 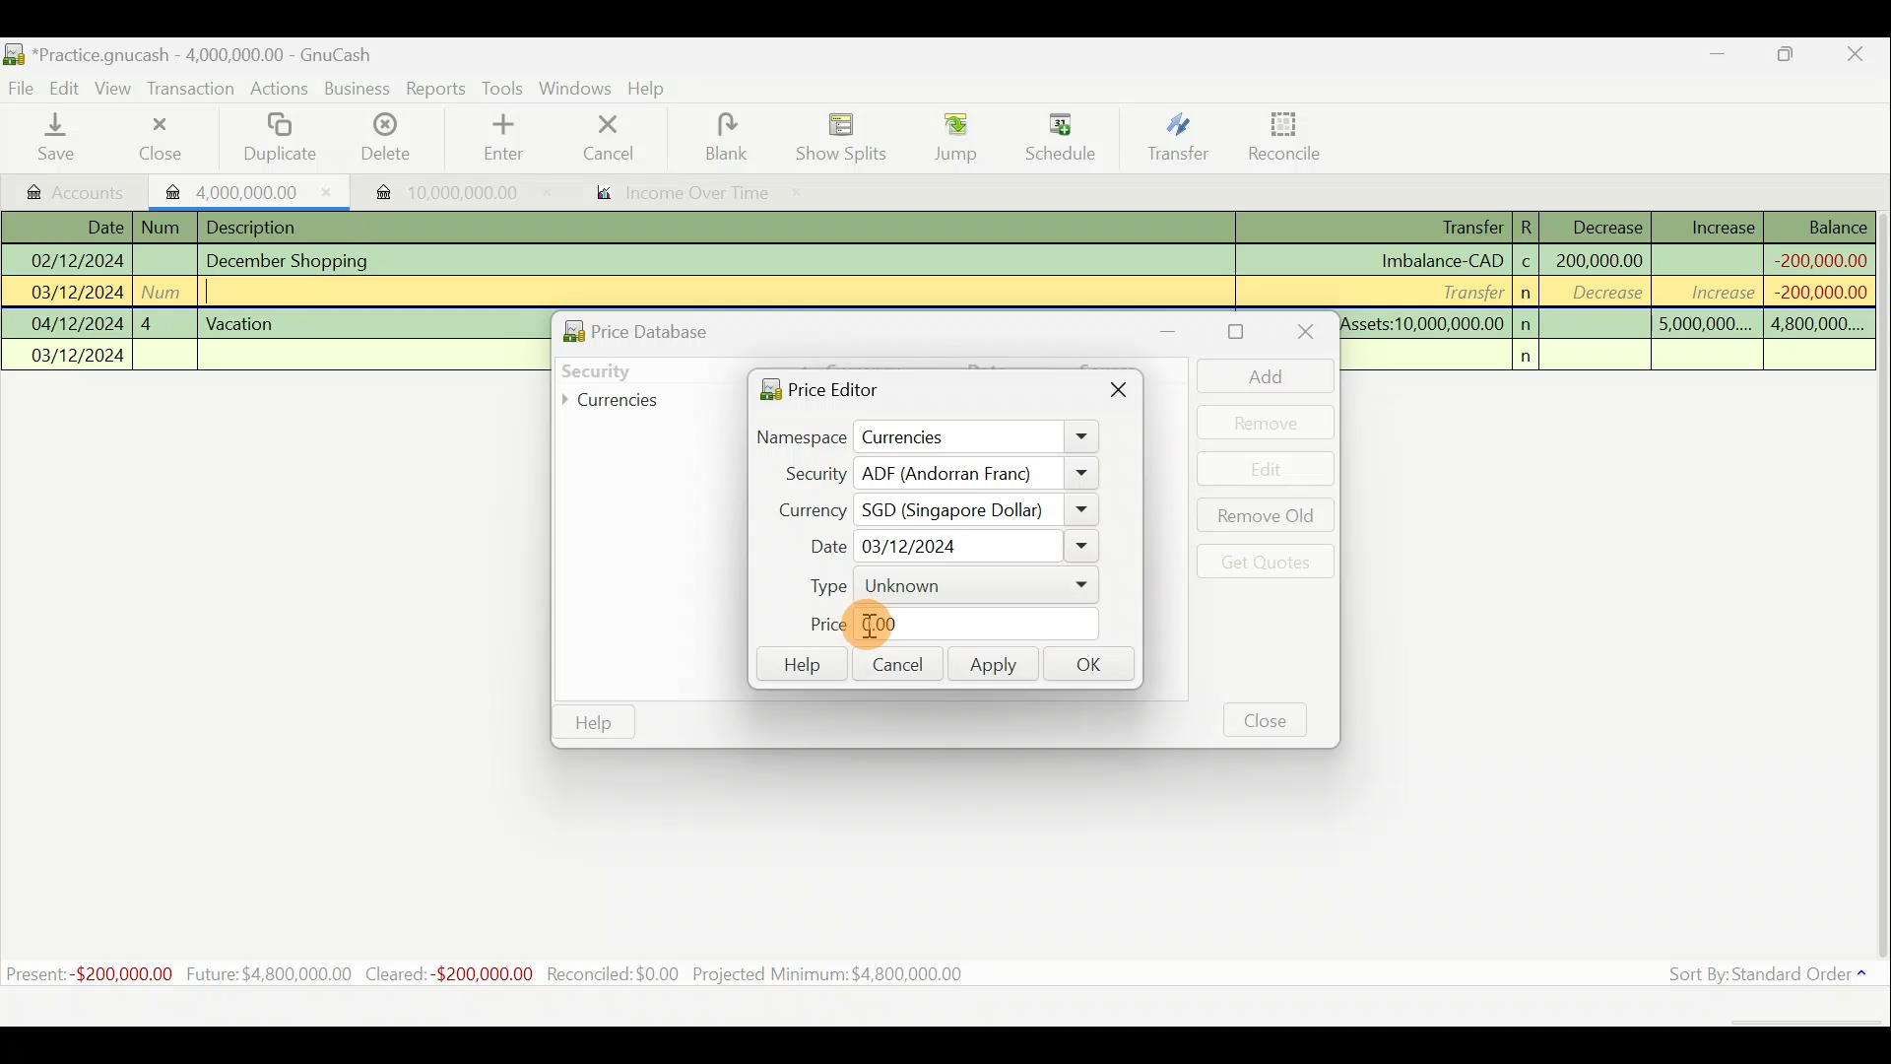 I want to click on Reports, so click(x=435, y=89).